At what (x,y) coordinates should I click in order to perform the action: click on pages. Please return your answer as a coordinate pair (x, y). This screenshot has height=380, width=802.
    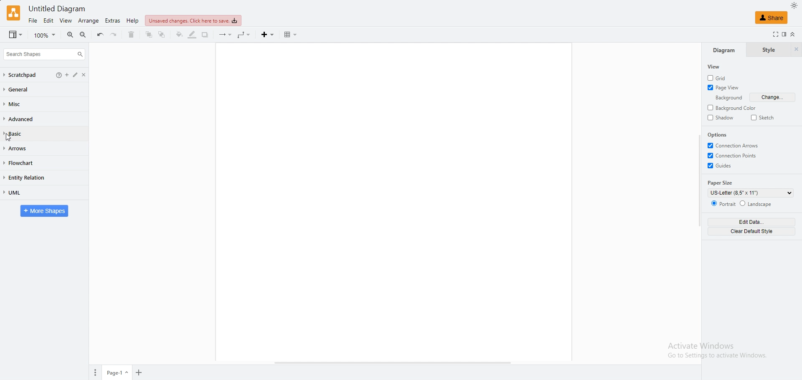
    Looking at the image, I should click on (94, 372).